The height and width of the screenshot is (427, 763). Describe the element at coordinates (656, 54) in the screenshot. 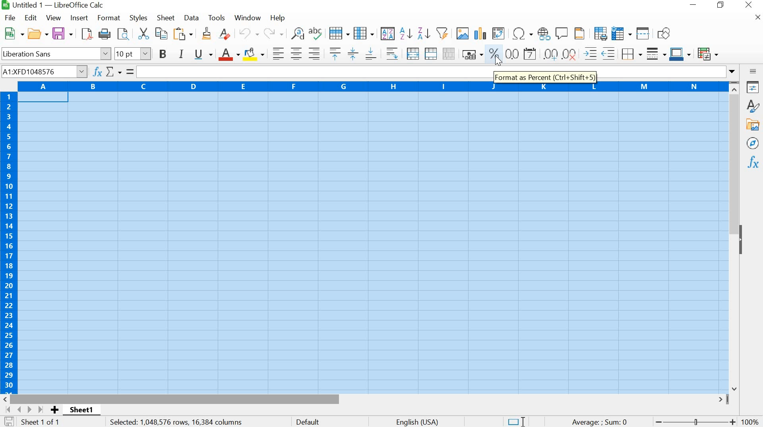

I see `Border Style` at that location.